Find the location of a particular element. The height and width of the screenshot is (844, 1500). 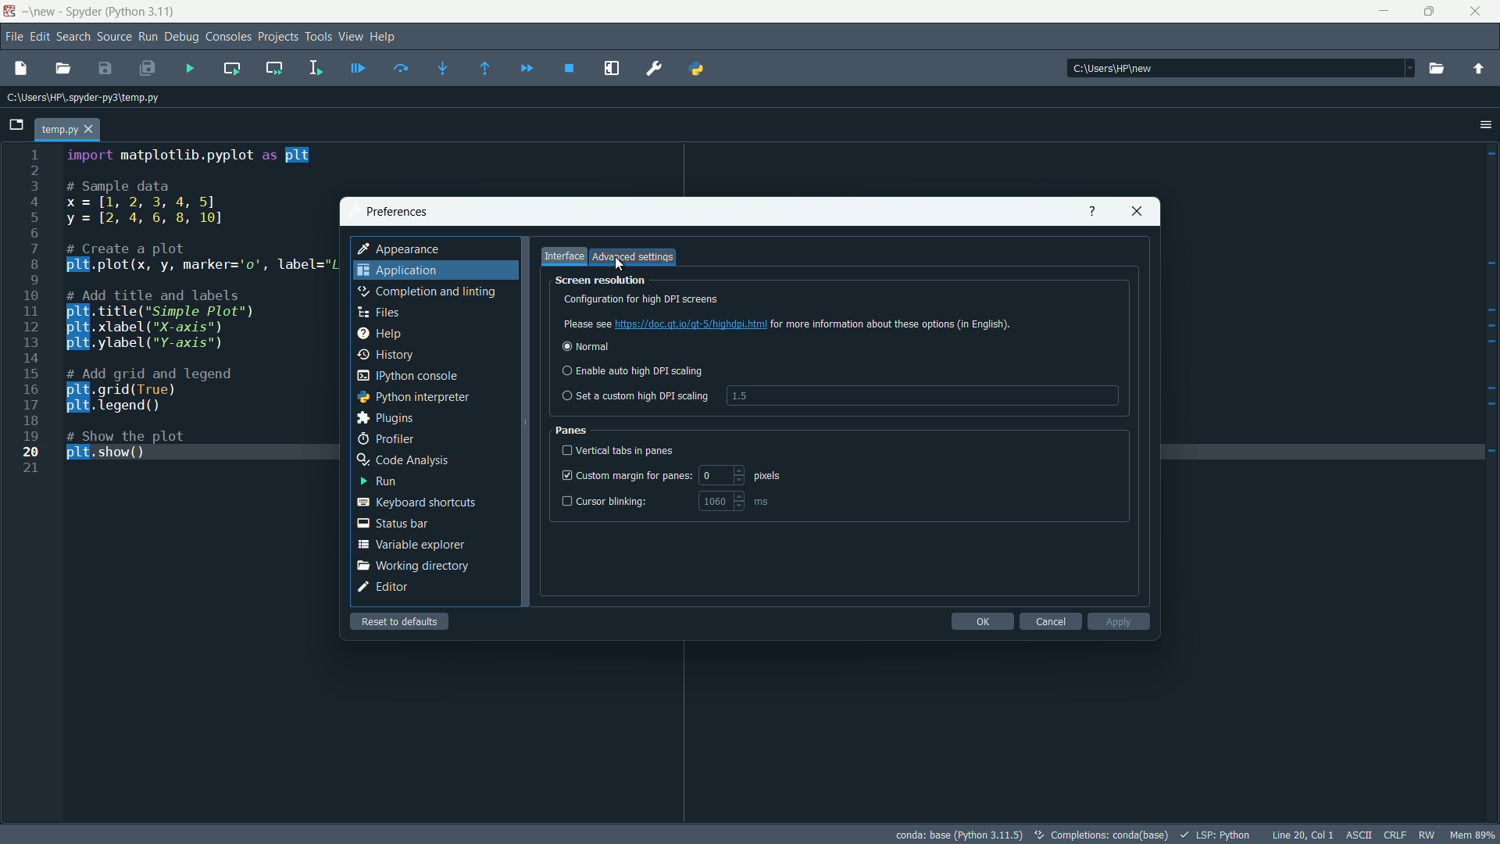

stop debugging is located at coordinates (570, 68).